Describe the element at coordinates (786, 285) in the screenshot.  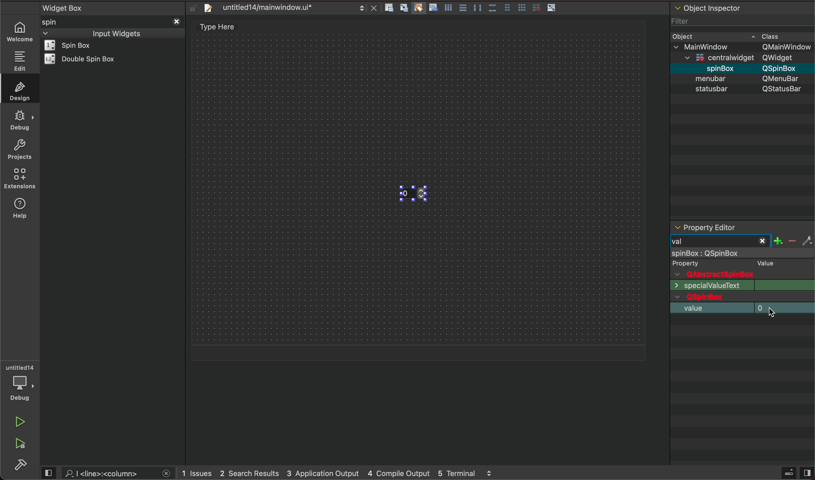
I see `text` at that location.